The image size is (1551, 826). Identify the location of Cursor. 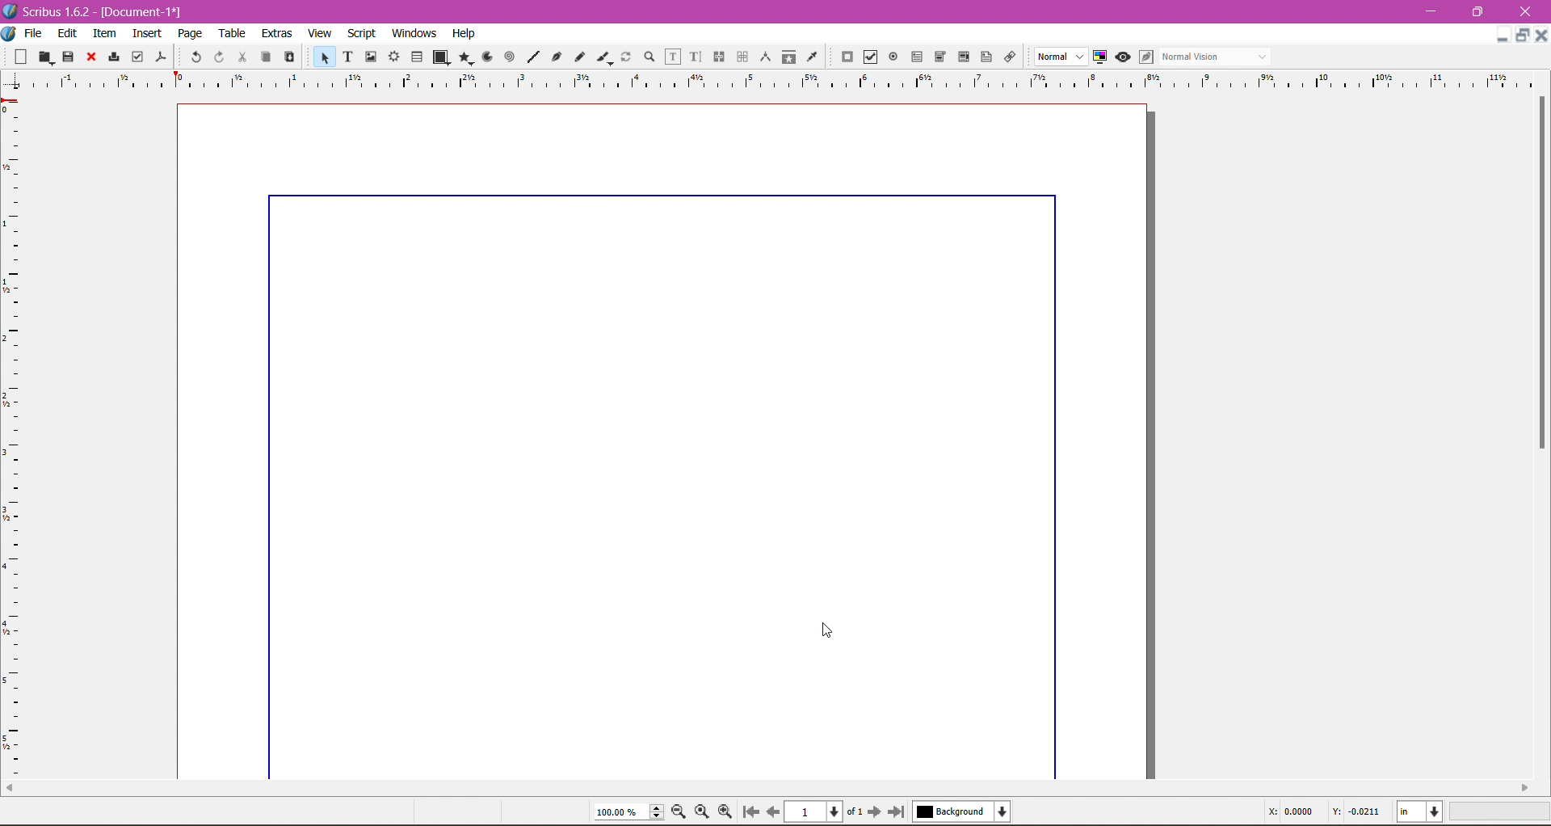
(826, 630).